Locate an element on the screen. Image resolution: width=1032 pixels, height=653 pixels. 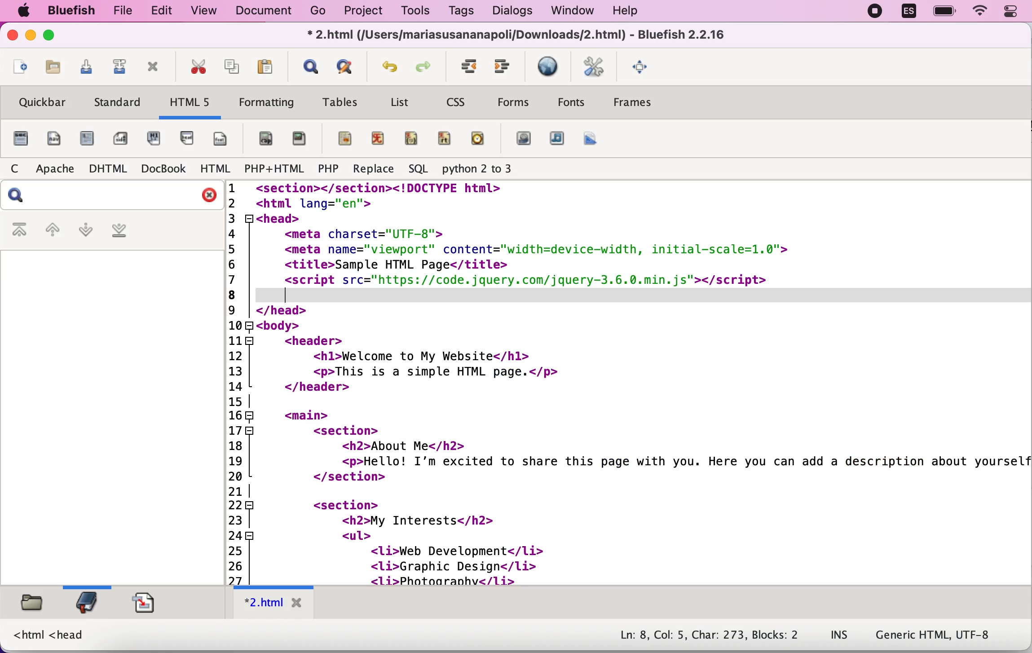
mark is located at coordinates (343, 138).